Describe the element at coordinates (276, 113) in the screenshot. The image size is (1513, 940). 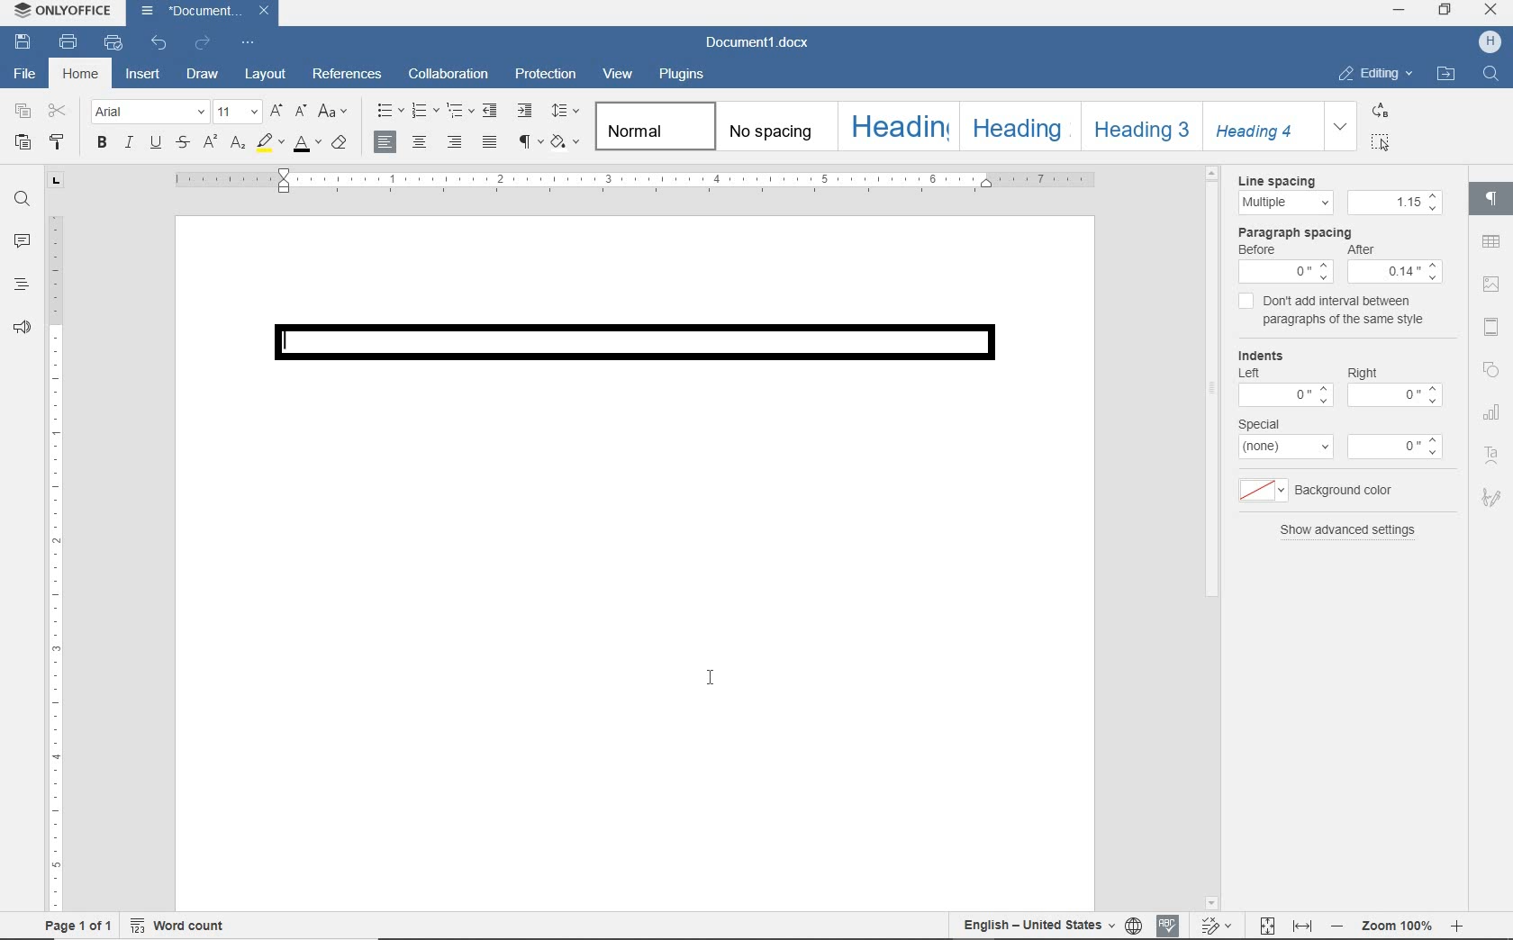
I see `increment font size` at that location.